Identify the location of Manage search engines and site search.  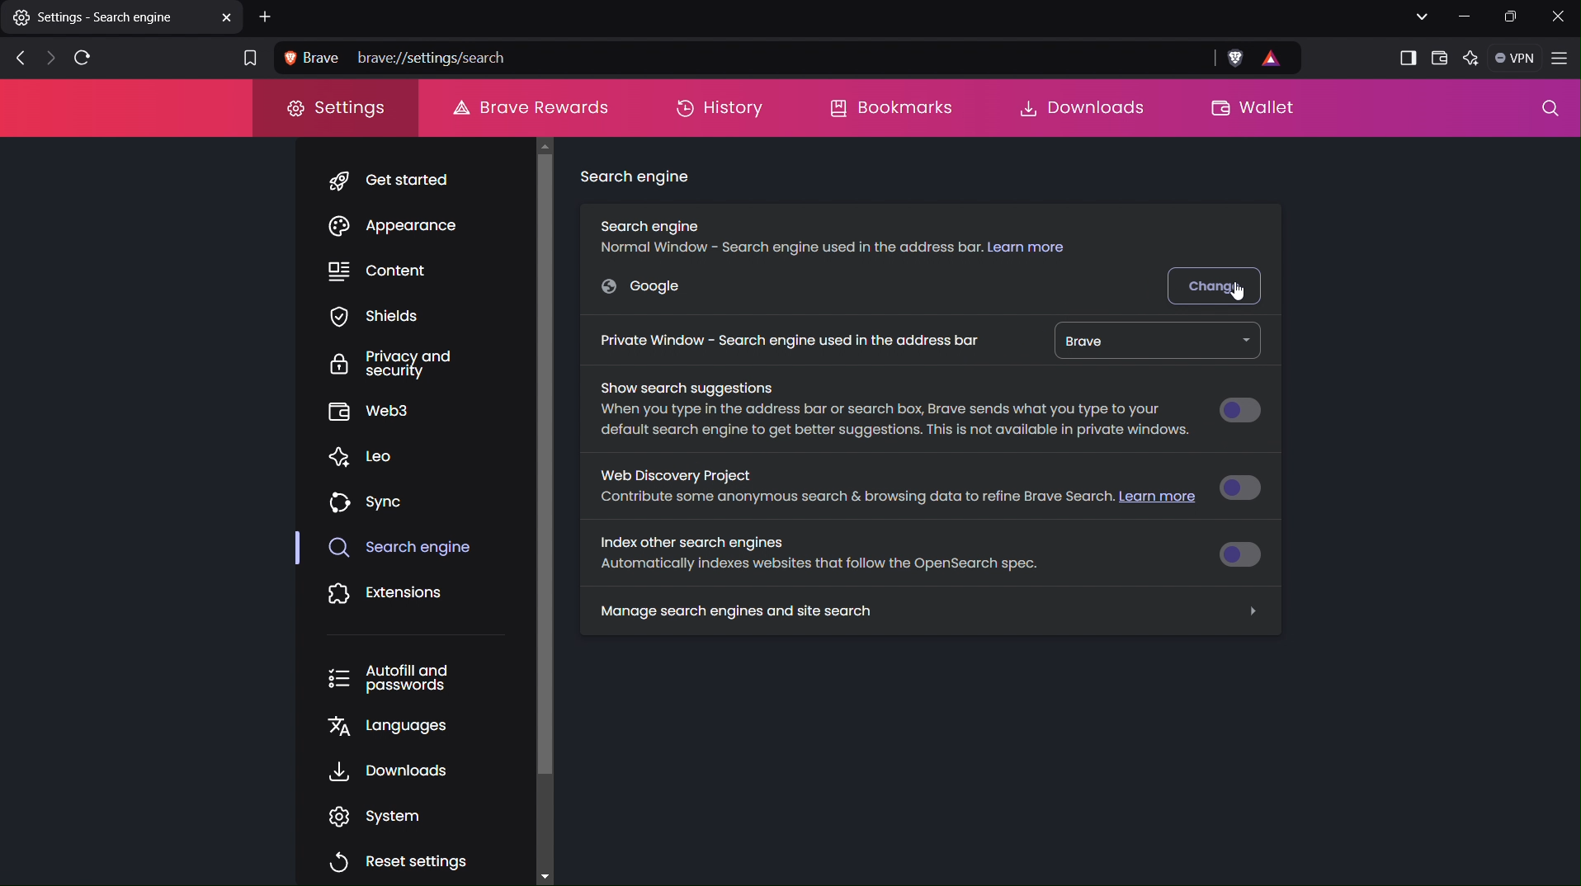
(929, 611).